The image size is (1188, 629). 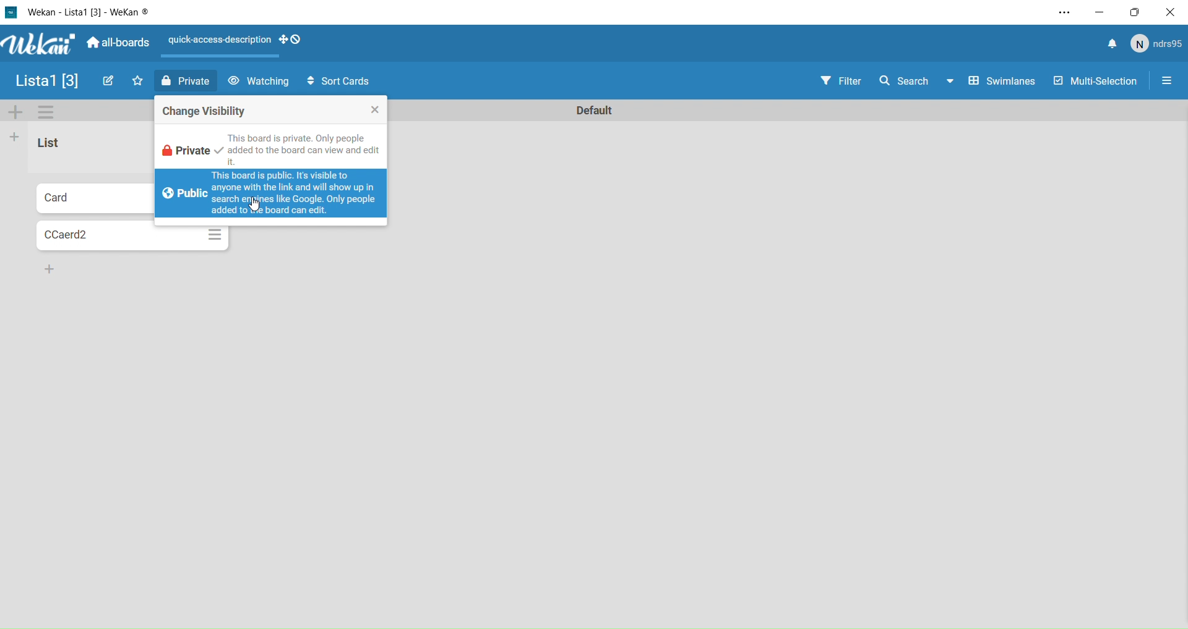 I want to click on Text, so click(x=598, y=111).